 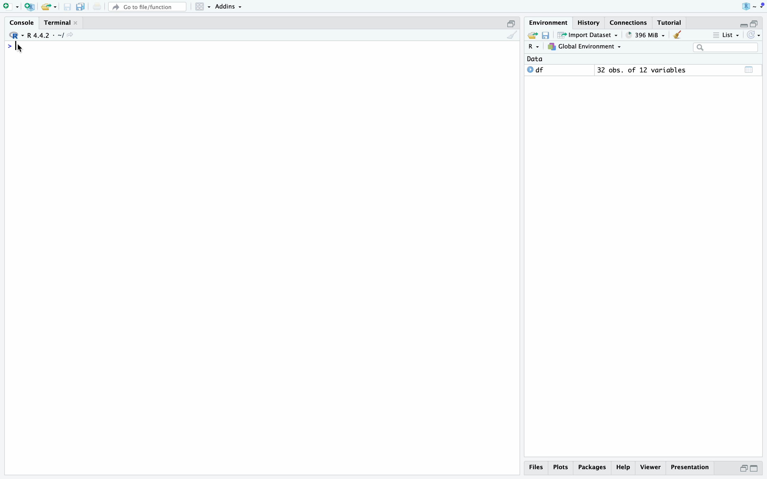 What do you see at coordinates (67, 7) in the screenshot?
I see `save` at bounding box center [67, 7].